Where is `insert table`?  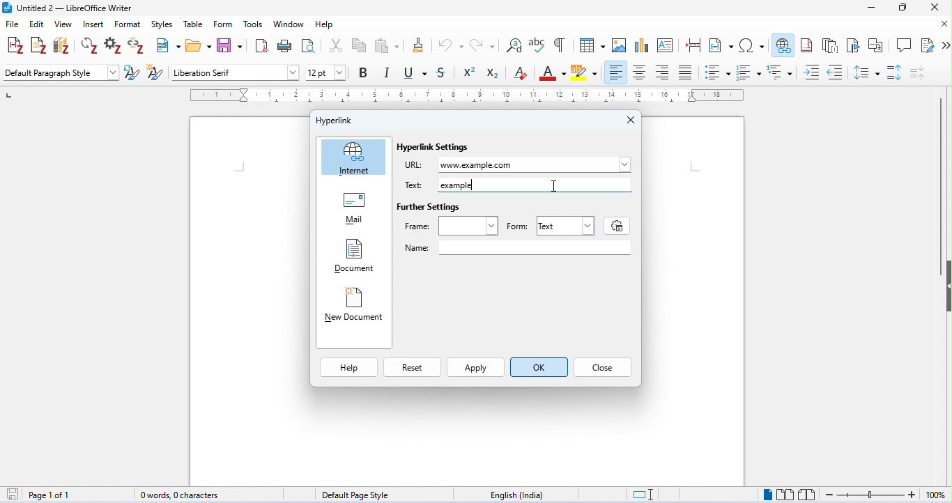
insert table is located at coordinates (592, 44).